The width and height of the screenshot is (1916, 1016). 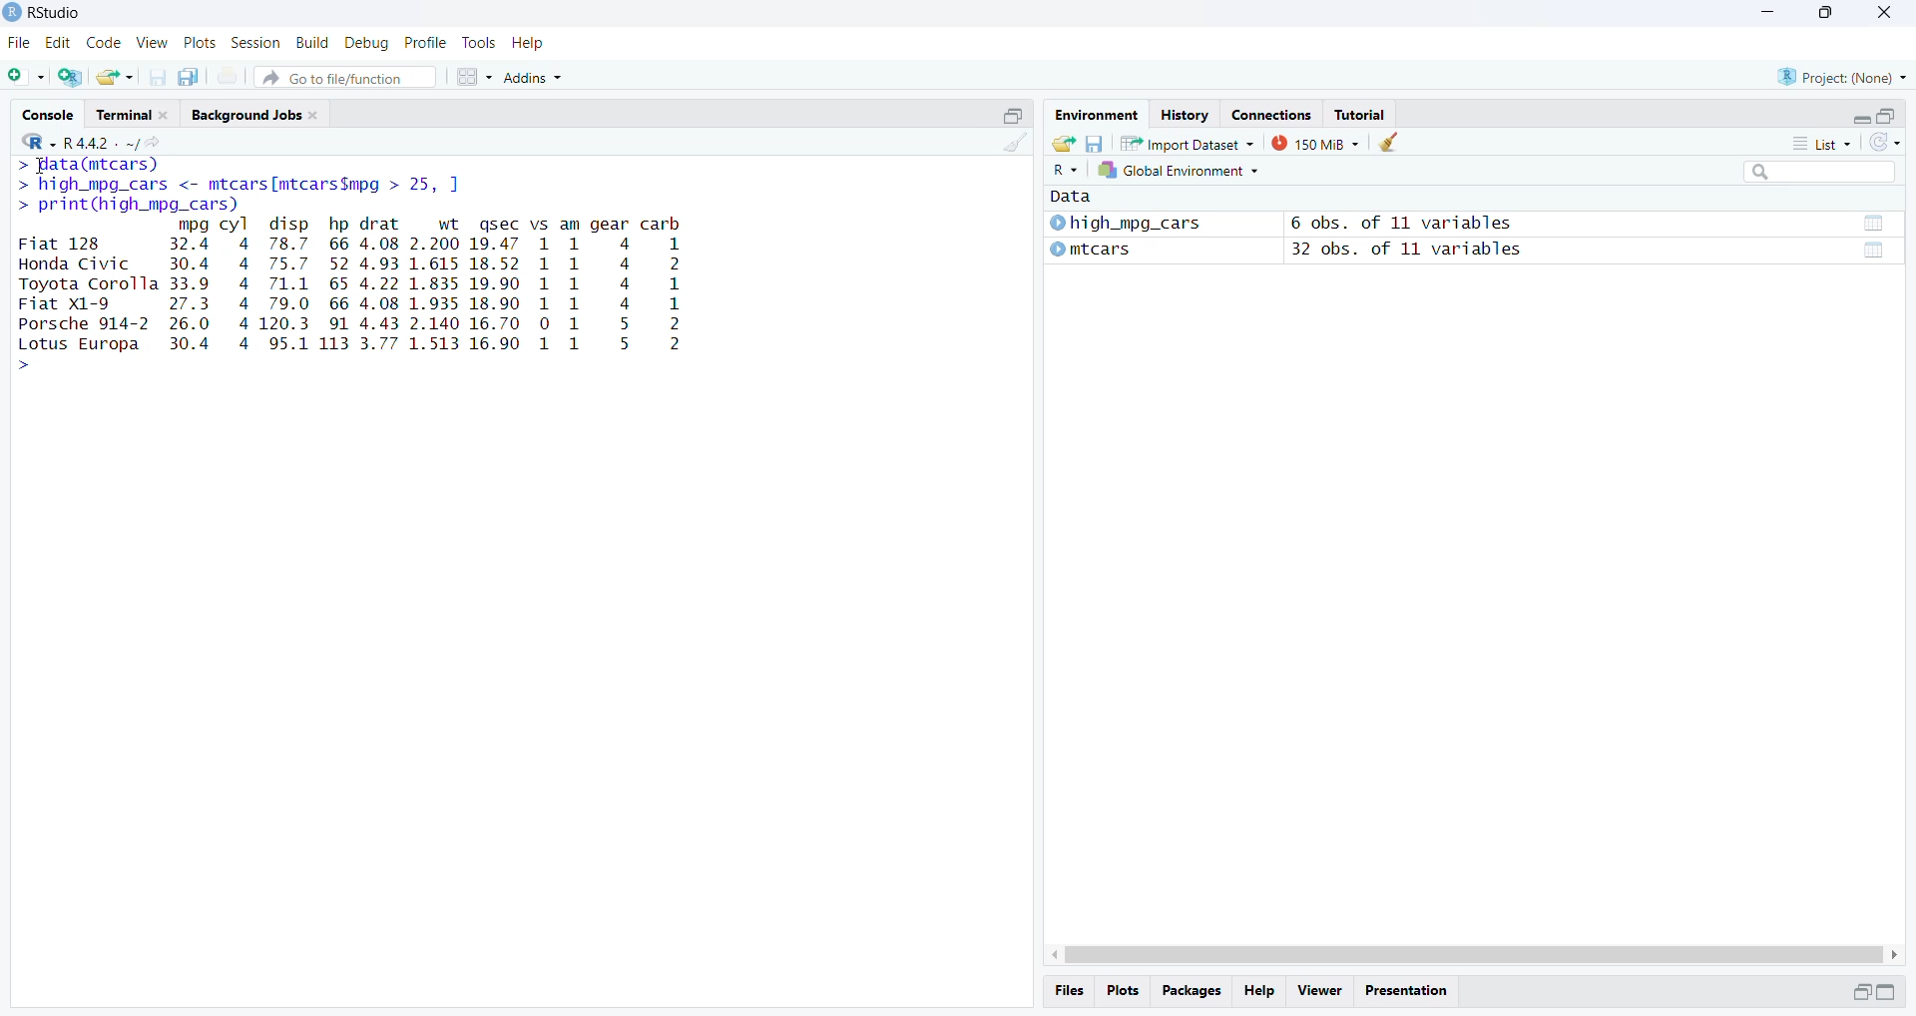 What do you see at coordinates (27, 77) in the screenshot?
I see `new file` at bounding box center [27, 77].